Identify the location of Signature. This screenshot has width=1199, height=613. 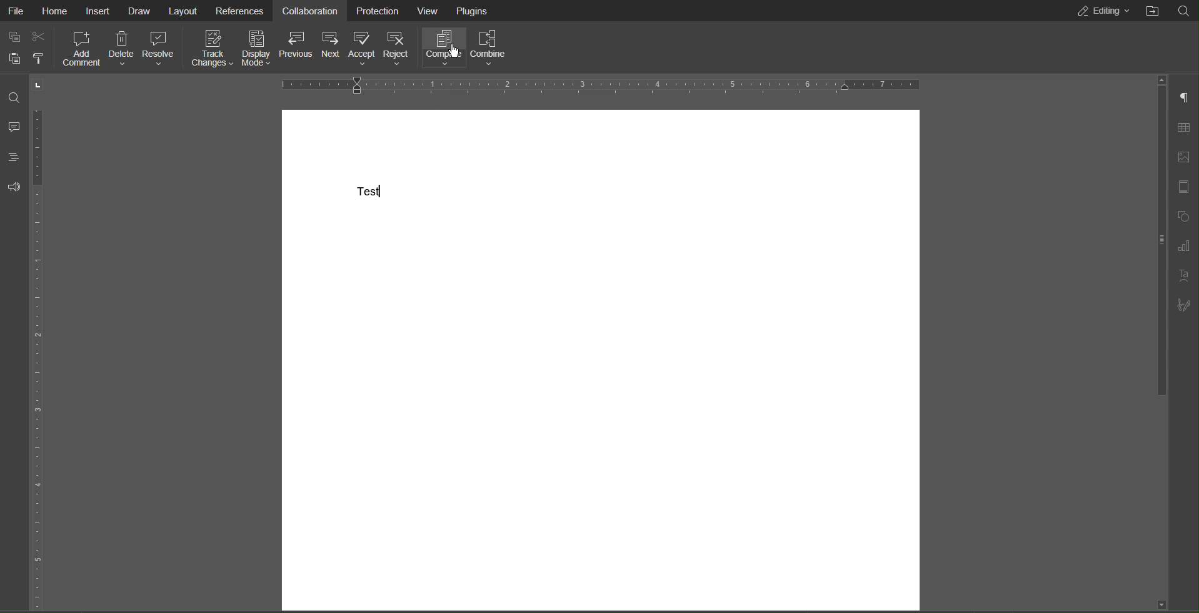
(1184, 304).